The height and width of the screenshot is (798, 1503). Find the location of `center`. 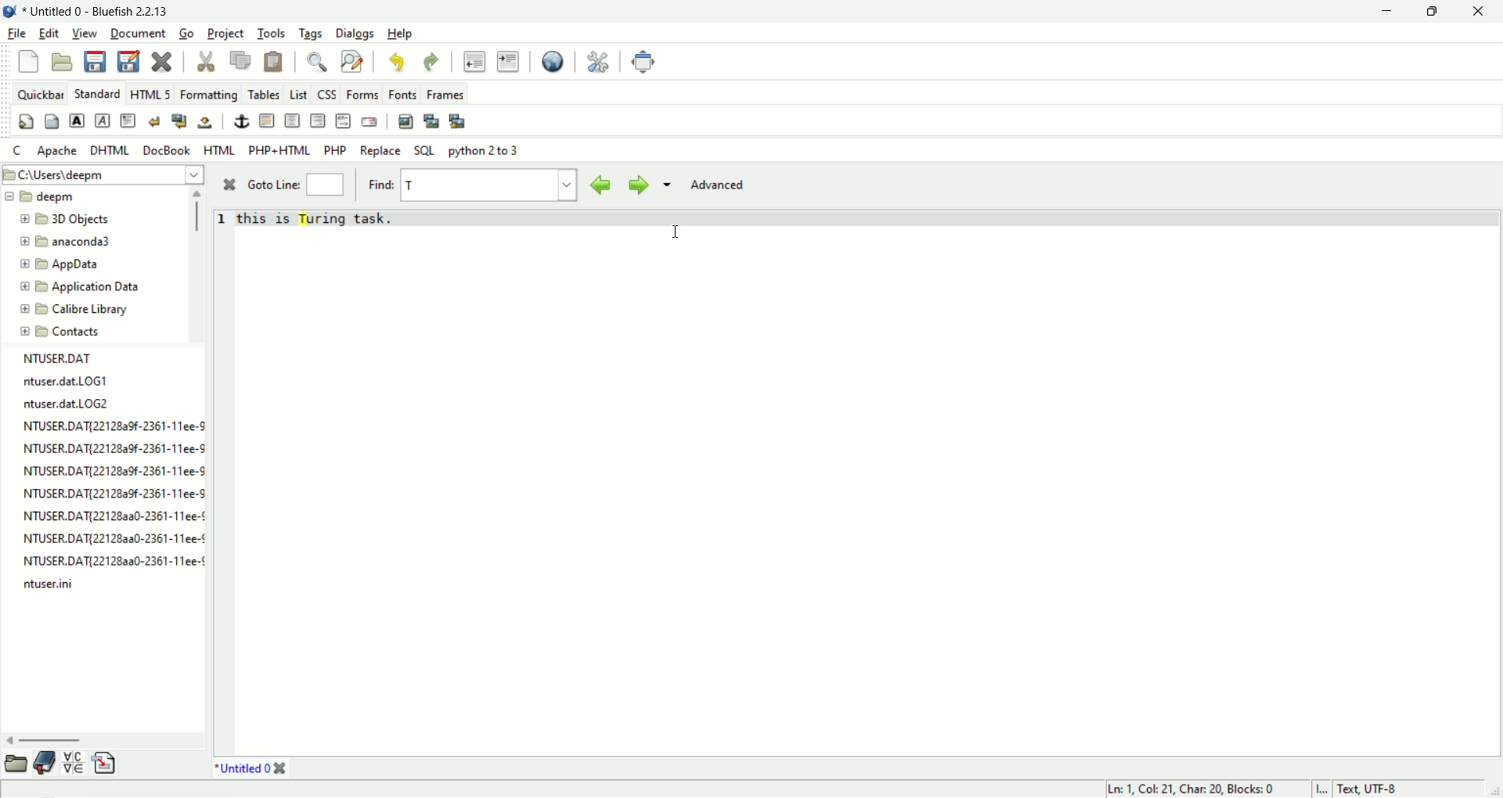

center is located at coordinates (294, 121).